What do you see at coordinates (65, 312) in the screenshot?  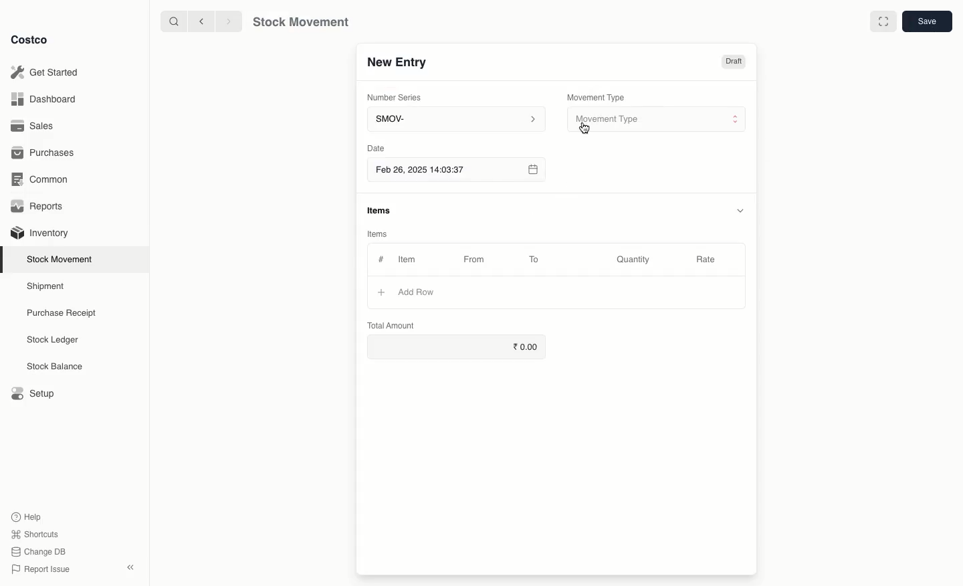 I see `Purchase Receipt` at bounding box center [65, 312].